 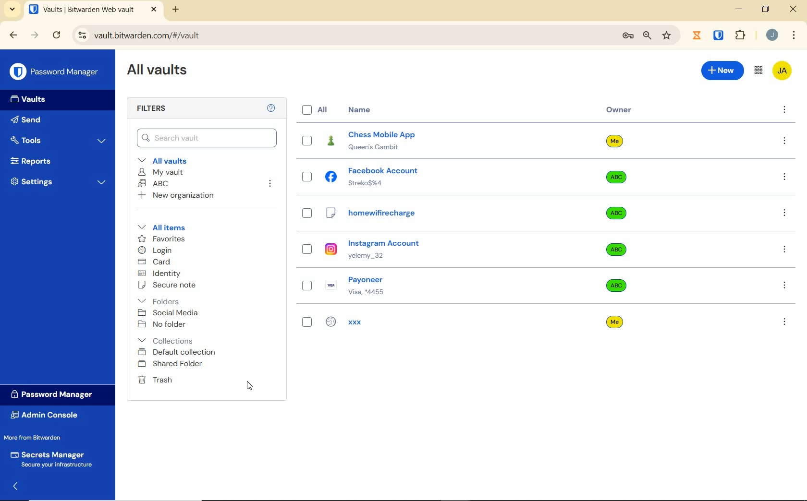 What do you see at coordinates (59, 139) in the screenshot?
I see `Tools` at bounding box center [59, 139].